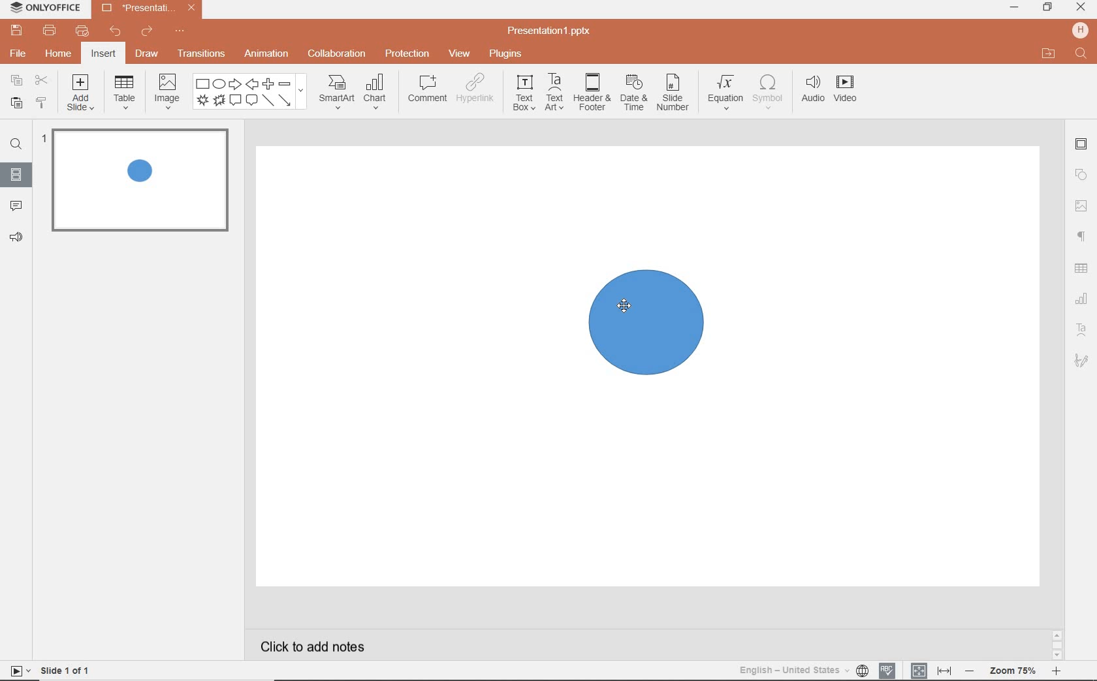 The width and height of the screenshot is (1097, 681). What do you see at coordinates (201, 52) in the screenshot?
I see `transitions` at bounding box center [201, 52].